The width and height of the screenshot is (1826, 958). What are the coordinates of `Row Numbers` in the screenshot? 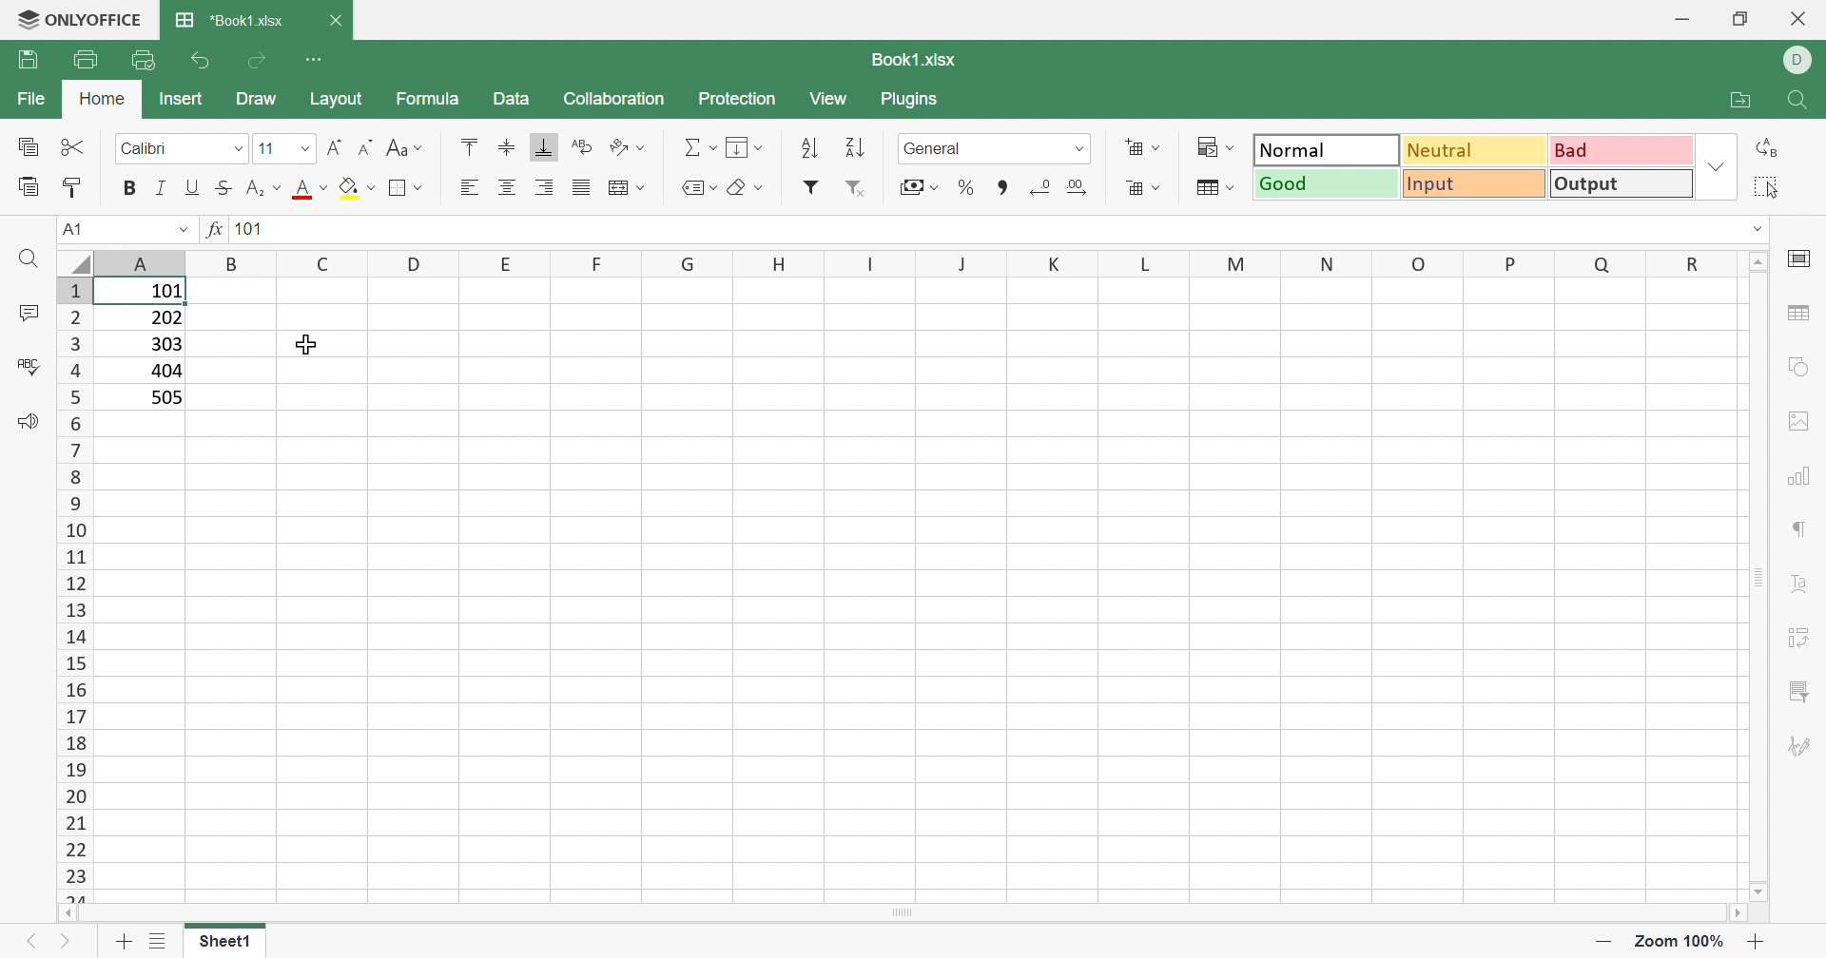 It's located at (71, 589).